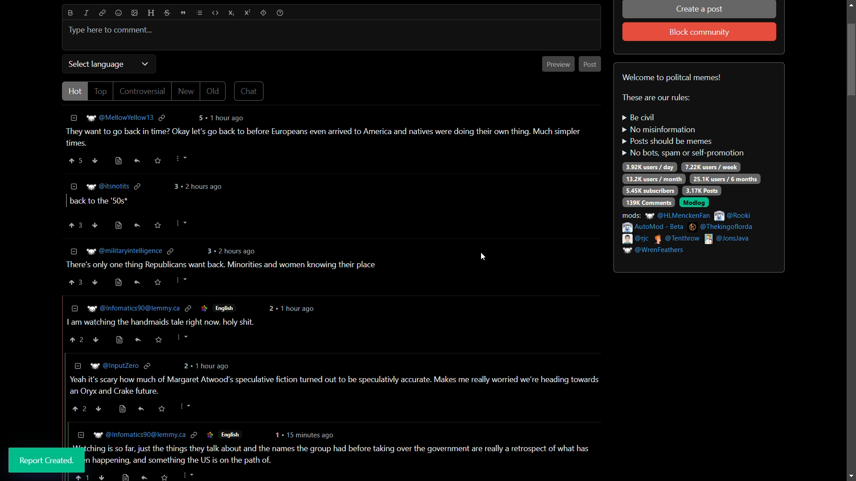  What do you see at coordinates (263, 13) in the screenshot?
I see `spoiler` at bounding box center [263, 13].